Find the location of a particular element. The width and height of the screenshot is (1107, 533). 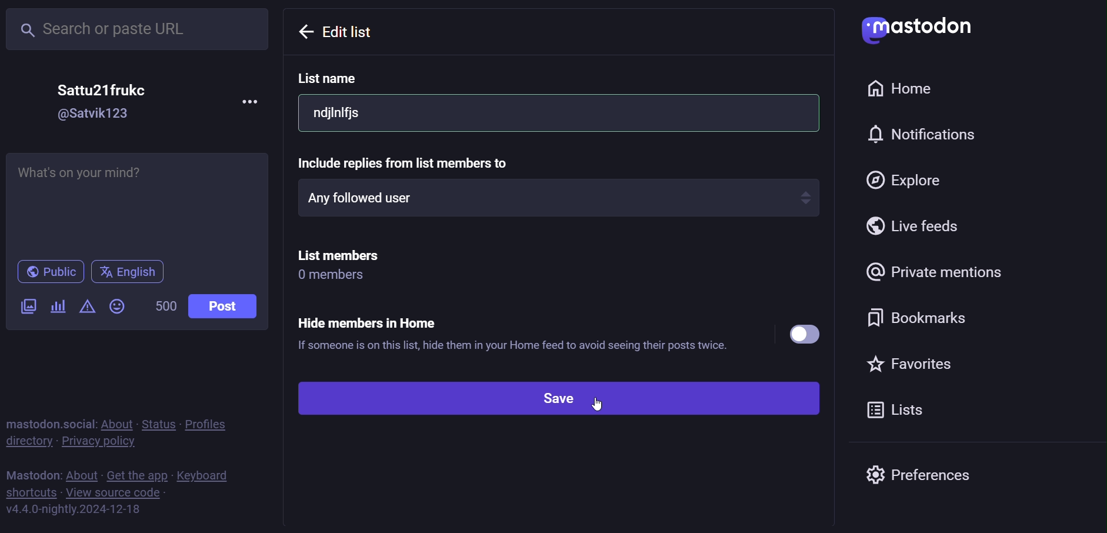

view source code is located at coordinates (116, 492).